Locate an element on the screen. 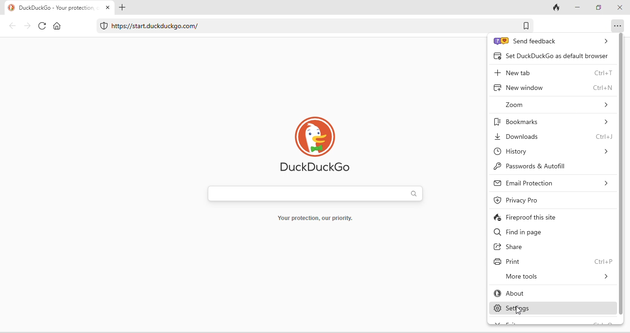  fireproof this site is located at coordinates (551, 218).